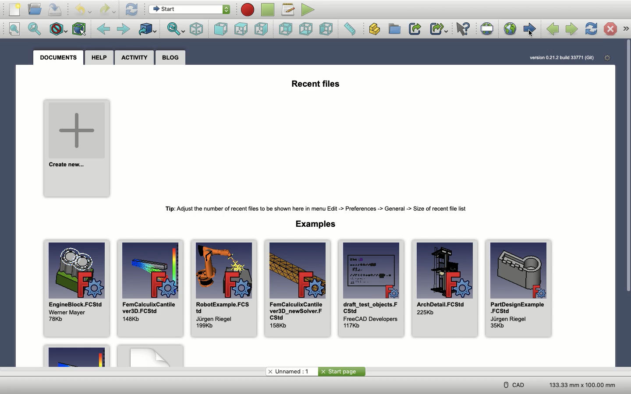 This screenshot has width=631, height=394. I want to click on New dimension, so click(581, 384).